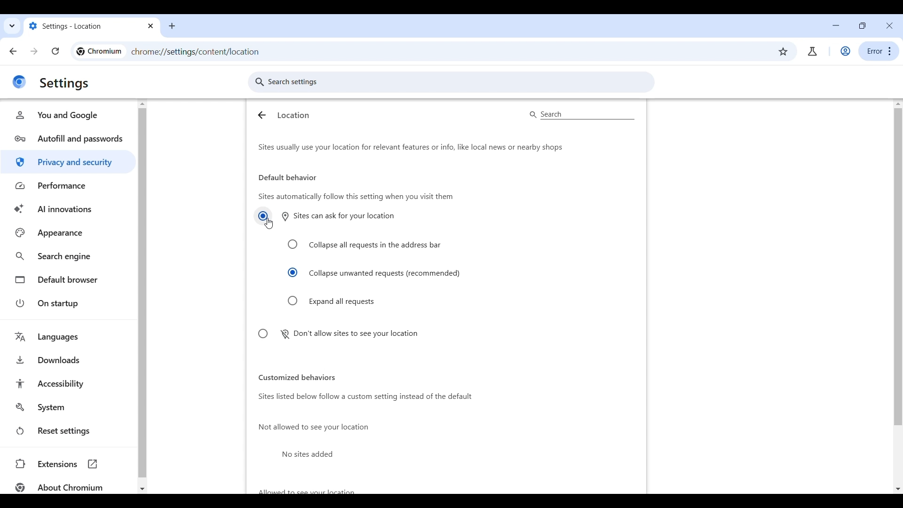 The height and width of the screenshot is (508, 903). What do you see at coordinates (68, 115) in the screenshot?
I see `You and Google` at bounding box center [68, 115].